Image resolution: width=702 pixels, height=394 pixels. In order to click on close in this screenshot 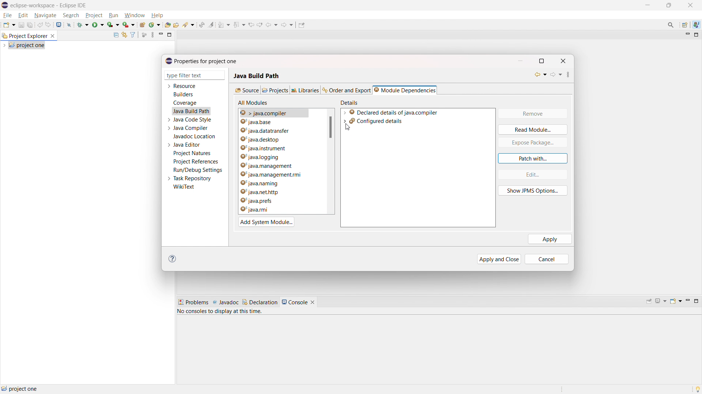, I will do `click(690, 5)`.